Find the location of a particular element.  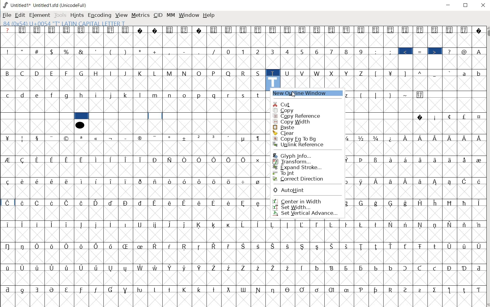

Symbol is located at coordinates (82, 160).